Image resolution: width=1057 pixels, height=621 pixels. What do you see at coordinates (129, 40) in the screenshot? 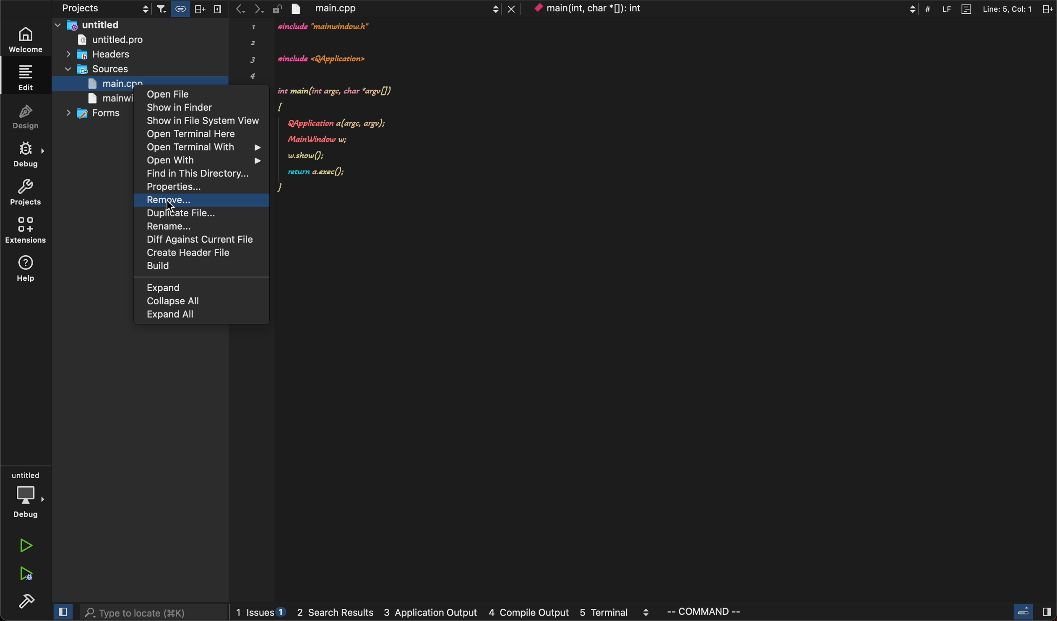
I see `untitled pro` at bounding box center [129, 40].